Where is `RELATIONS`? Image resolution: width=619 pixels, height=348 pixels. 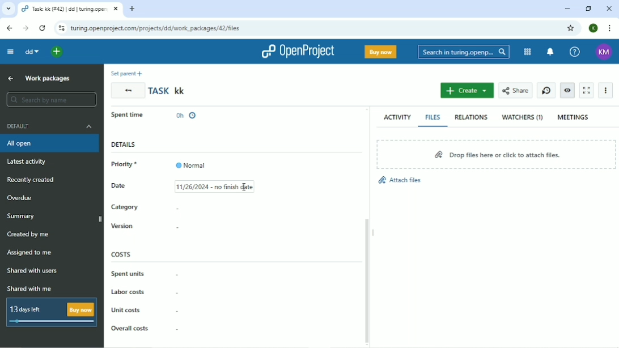 RELATIONS is located at coordinates (470, 117).